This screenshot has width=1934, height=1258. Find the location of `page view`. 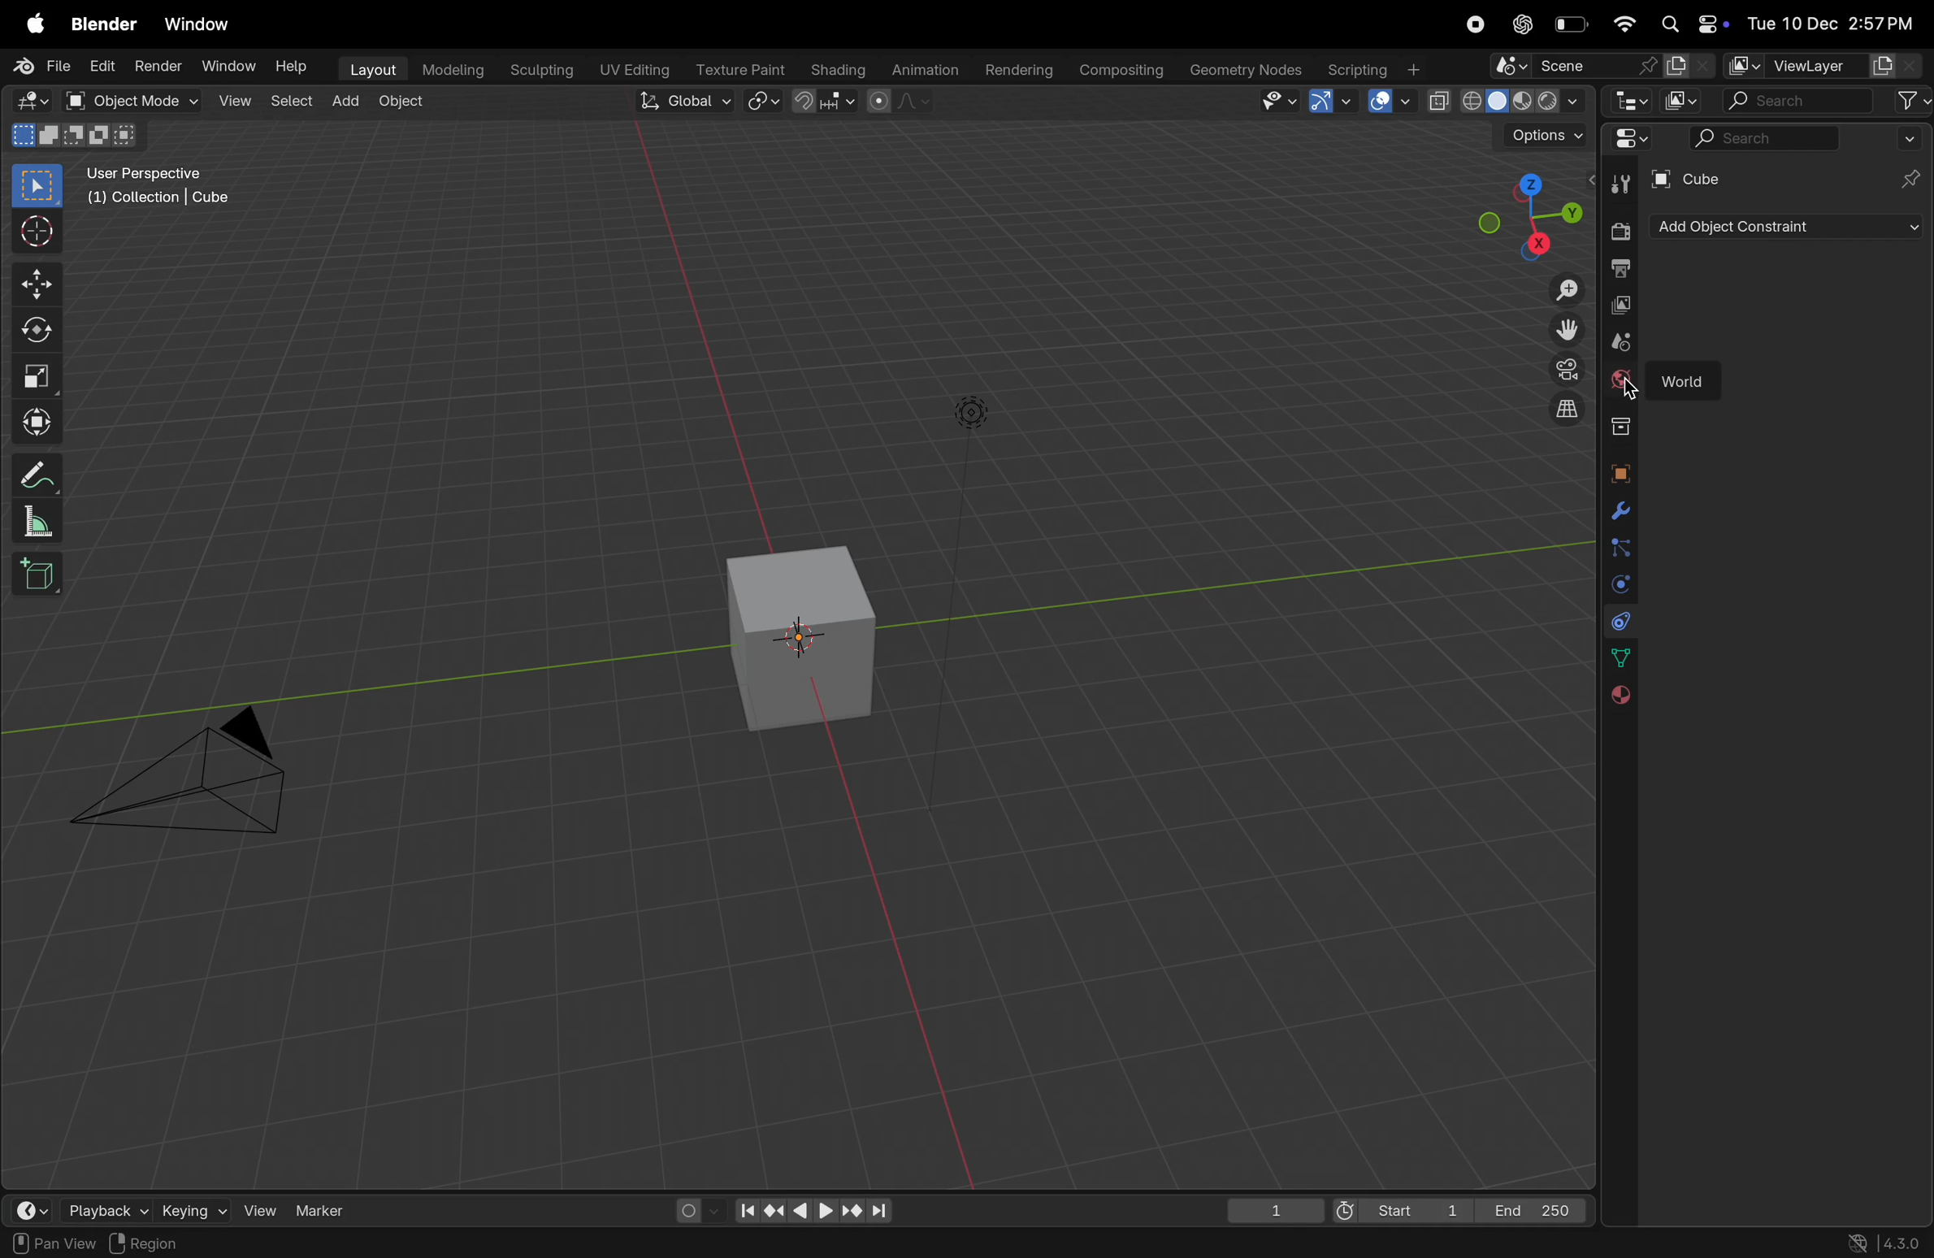

page view is located at coordinates (49, 1242).